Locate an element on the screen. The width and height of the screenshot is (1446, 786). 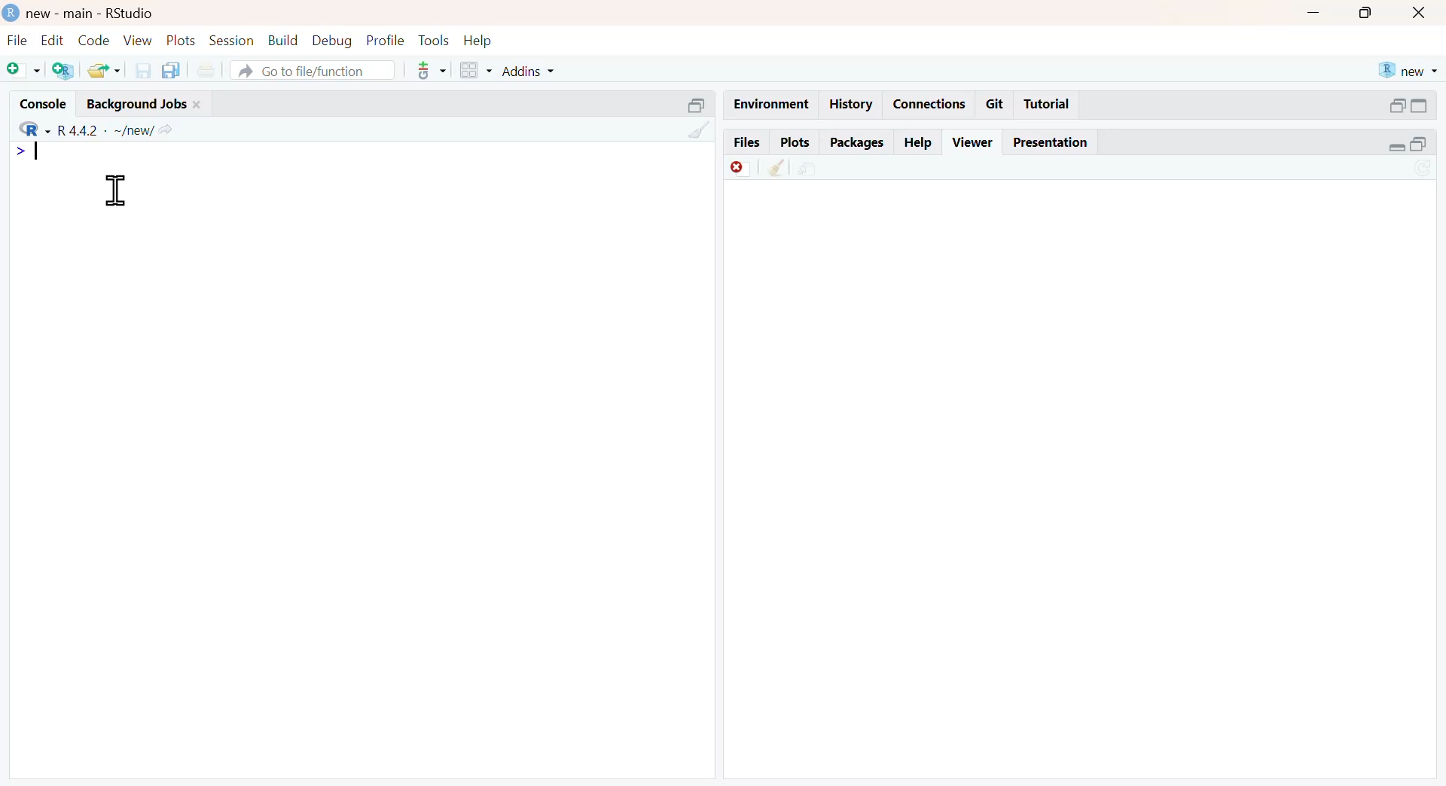
connections is located at coordinates (930, 104).